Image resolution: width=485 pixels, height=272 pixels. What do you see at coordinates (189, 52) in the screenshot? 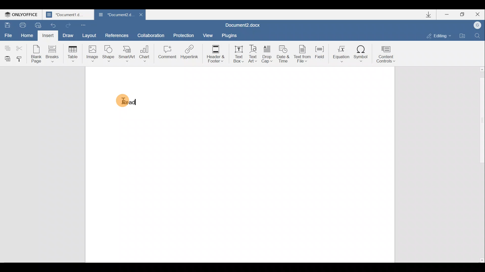
I see `Hyperlink` at bounding box center [189, 52].